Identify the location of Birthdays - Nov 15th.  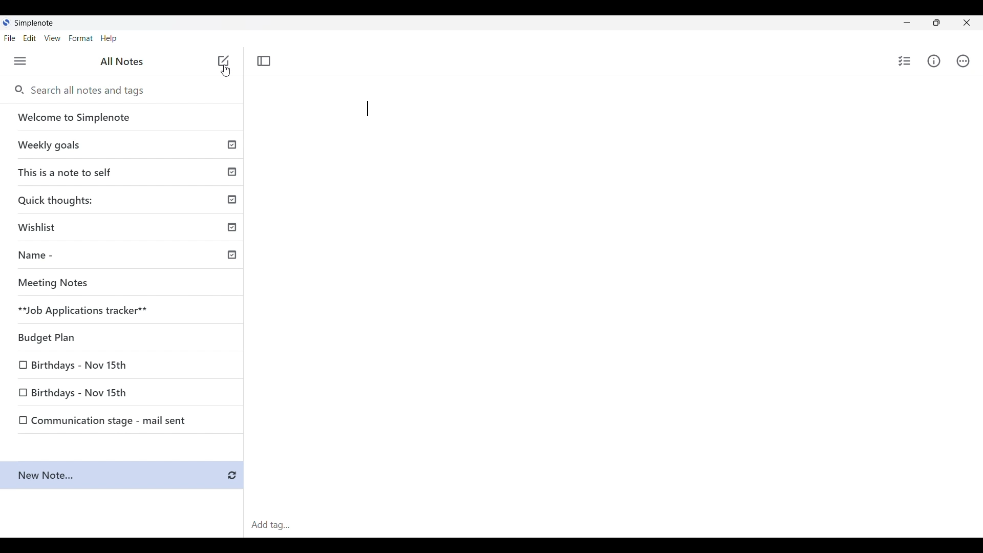
(123, 394).